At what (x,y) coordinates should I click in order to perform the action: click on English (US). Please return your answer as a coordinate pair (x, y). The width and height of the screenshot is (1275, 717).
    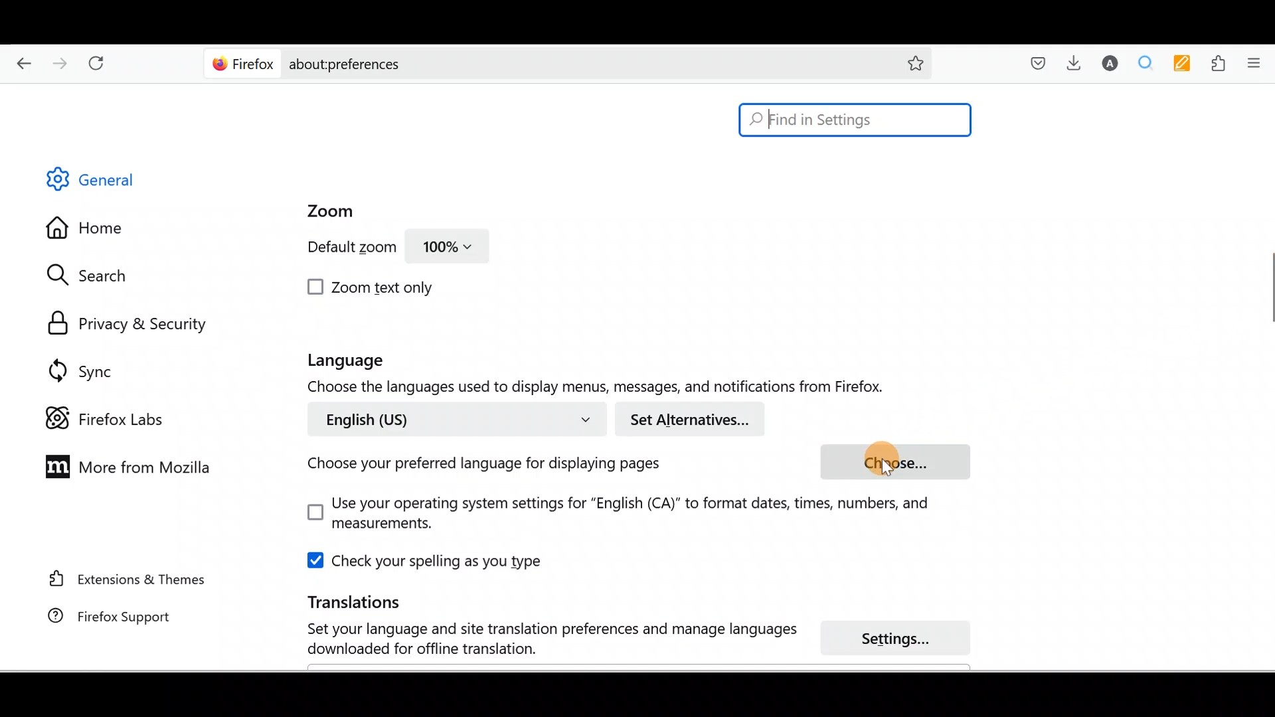
    Looking at the image, I should click on (454, 418).